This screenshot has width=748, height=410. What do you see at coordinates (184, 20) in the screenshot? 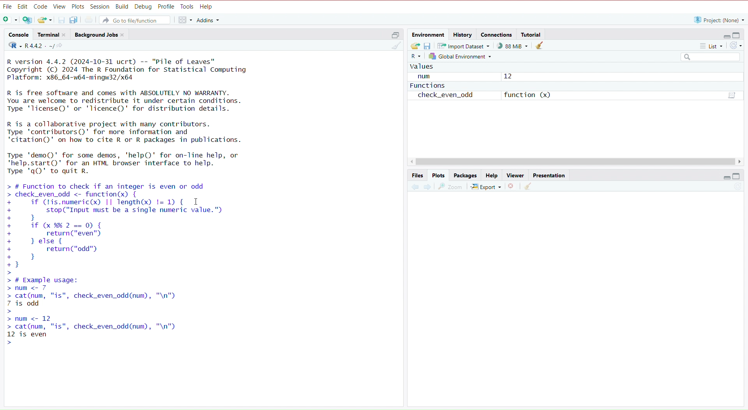
I see `workspace panes` at bounding box center [184, 20].